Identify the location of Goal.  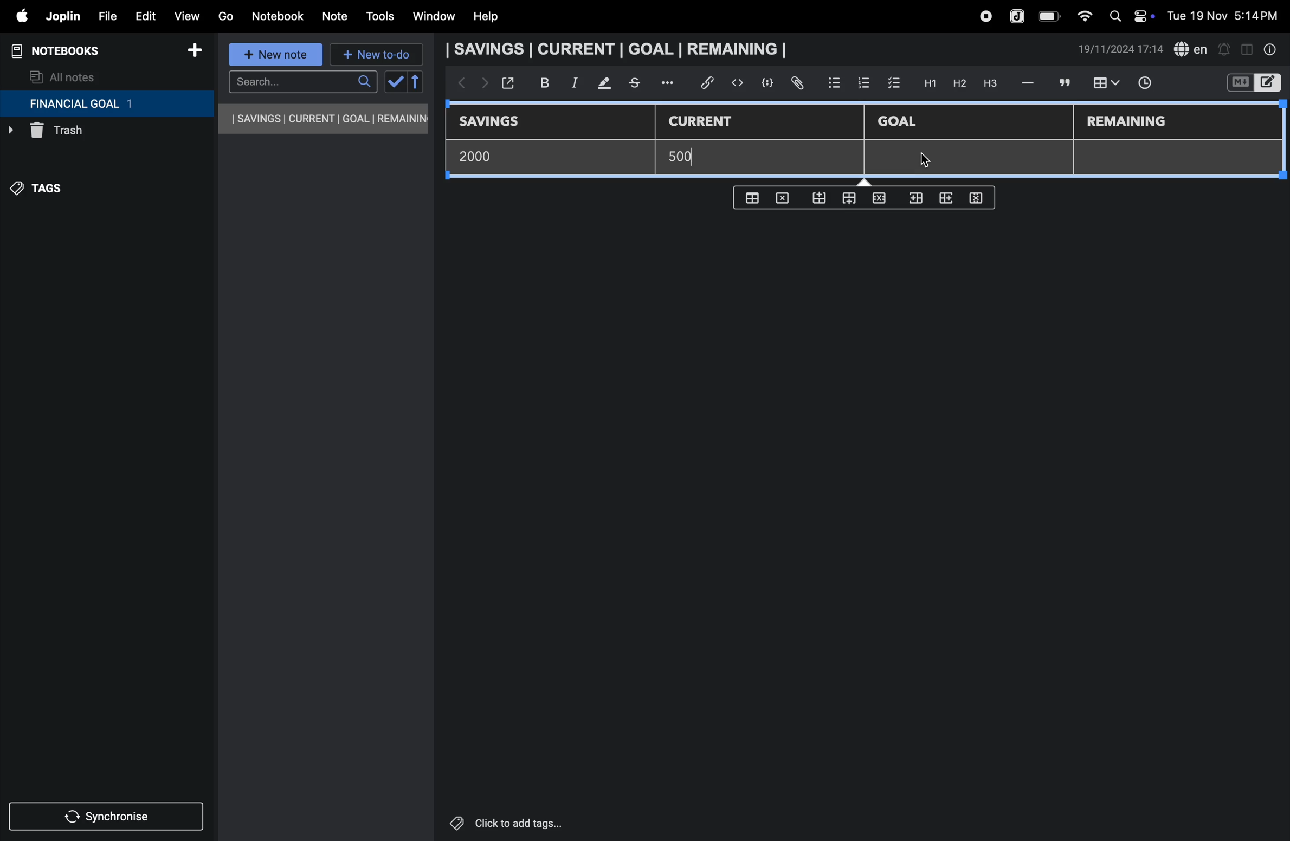
(905, 122).